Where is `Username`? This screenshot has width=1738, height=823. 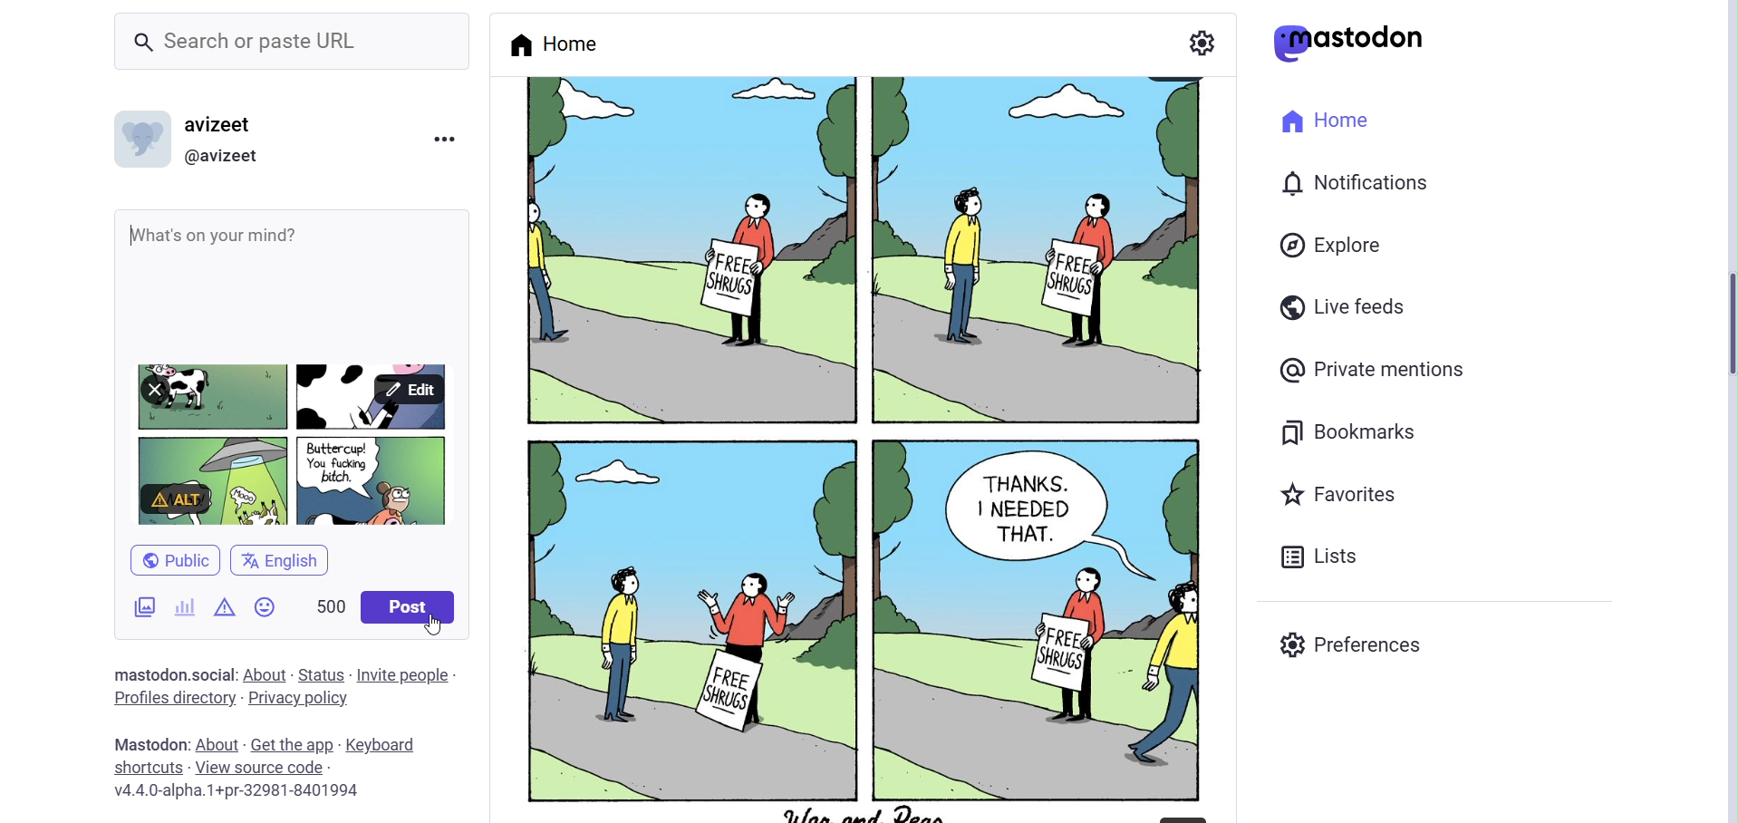
Username is located at coordinates (228, 122).